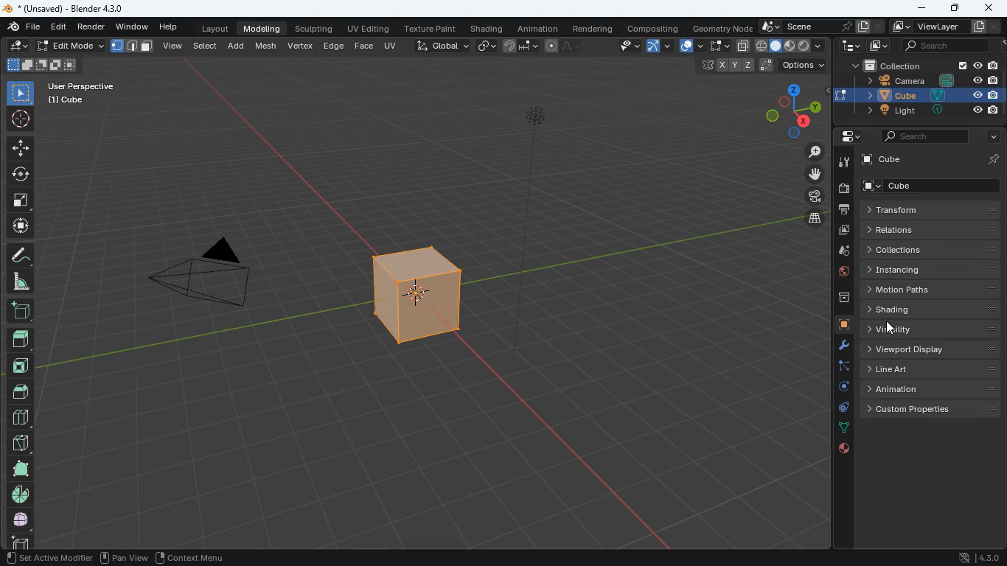  What do you see at coordinates (540, 28) in the screenshot?
I see `animation` at bounding box center [540, 28].